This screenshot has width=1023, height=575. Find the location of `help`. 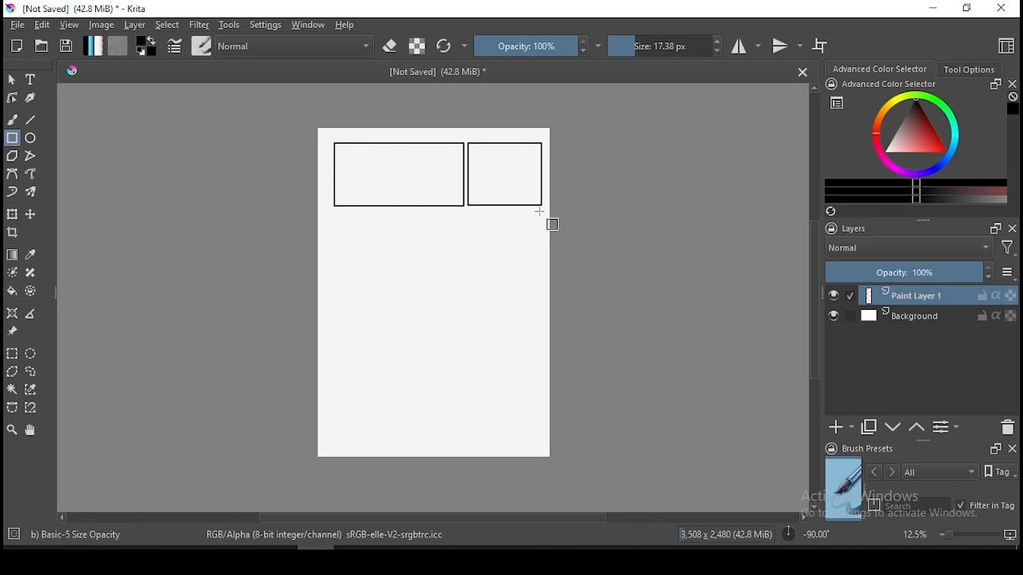

help is located at coordinates (348, 26).